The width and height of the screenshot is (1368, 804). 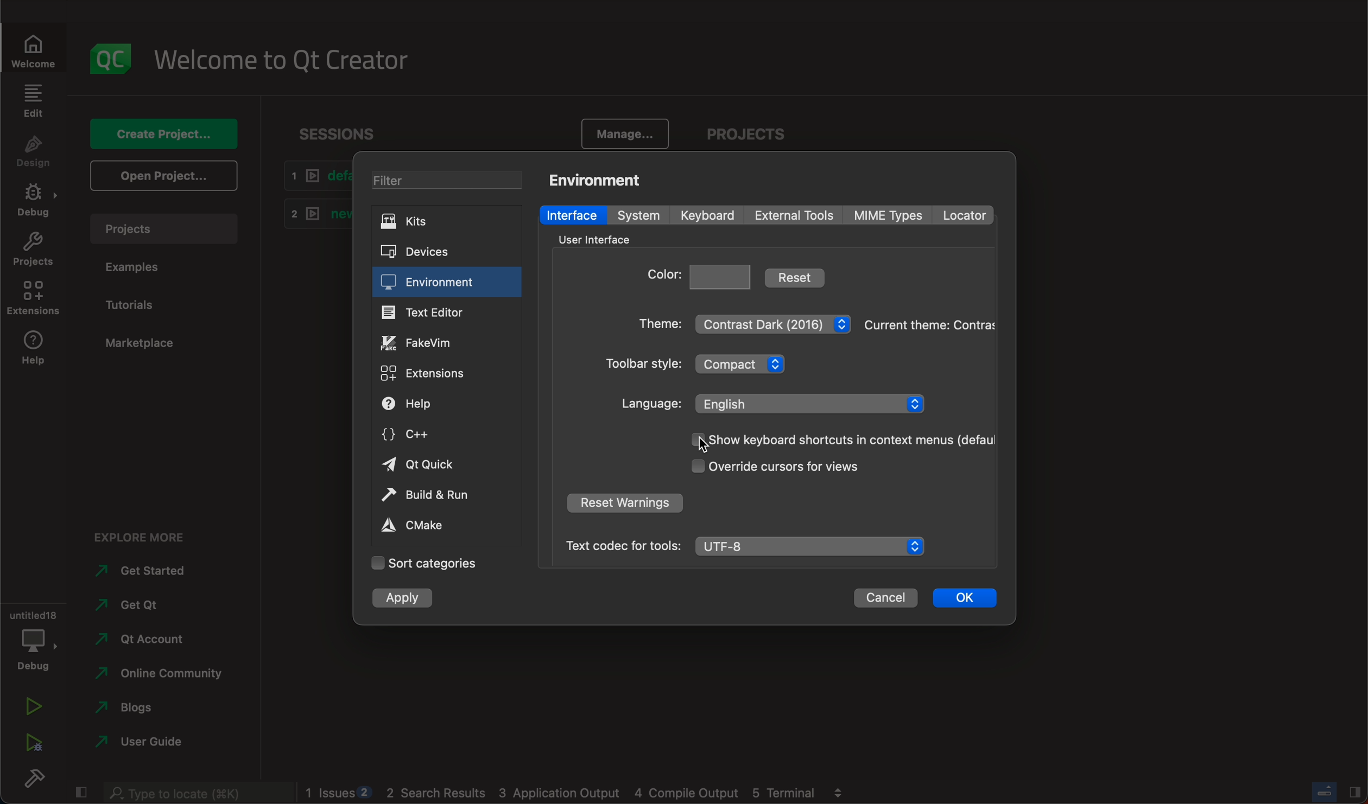 I want to click on interface, so click(x=572, y=214).